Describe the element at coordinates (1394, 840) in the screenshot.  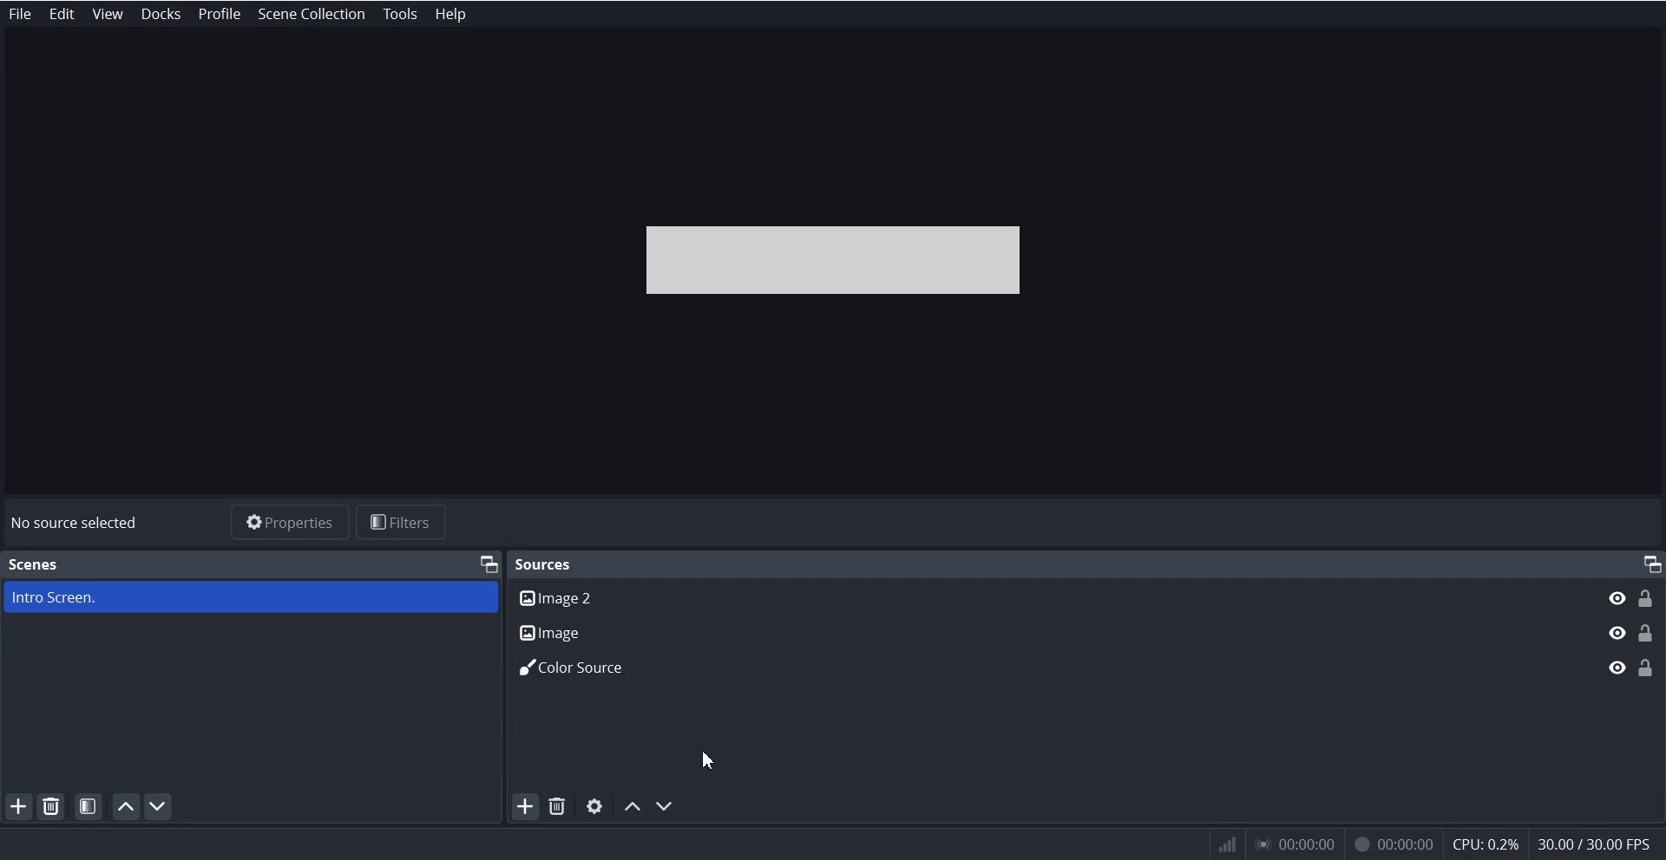
I see `00:00:00` at that location.